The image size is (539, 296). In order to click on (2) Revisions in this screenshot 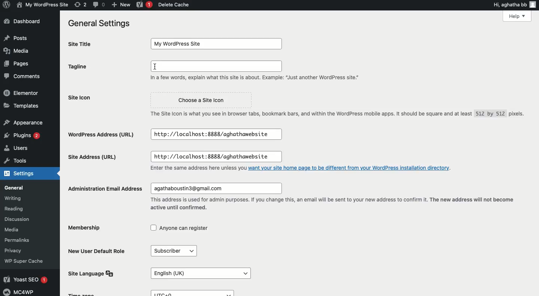, I will do `click(79, 4)`.